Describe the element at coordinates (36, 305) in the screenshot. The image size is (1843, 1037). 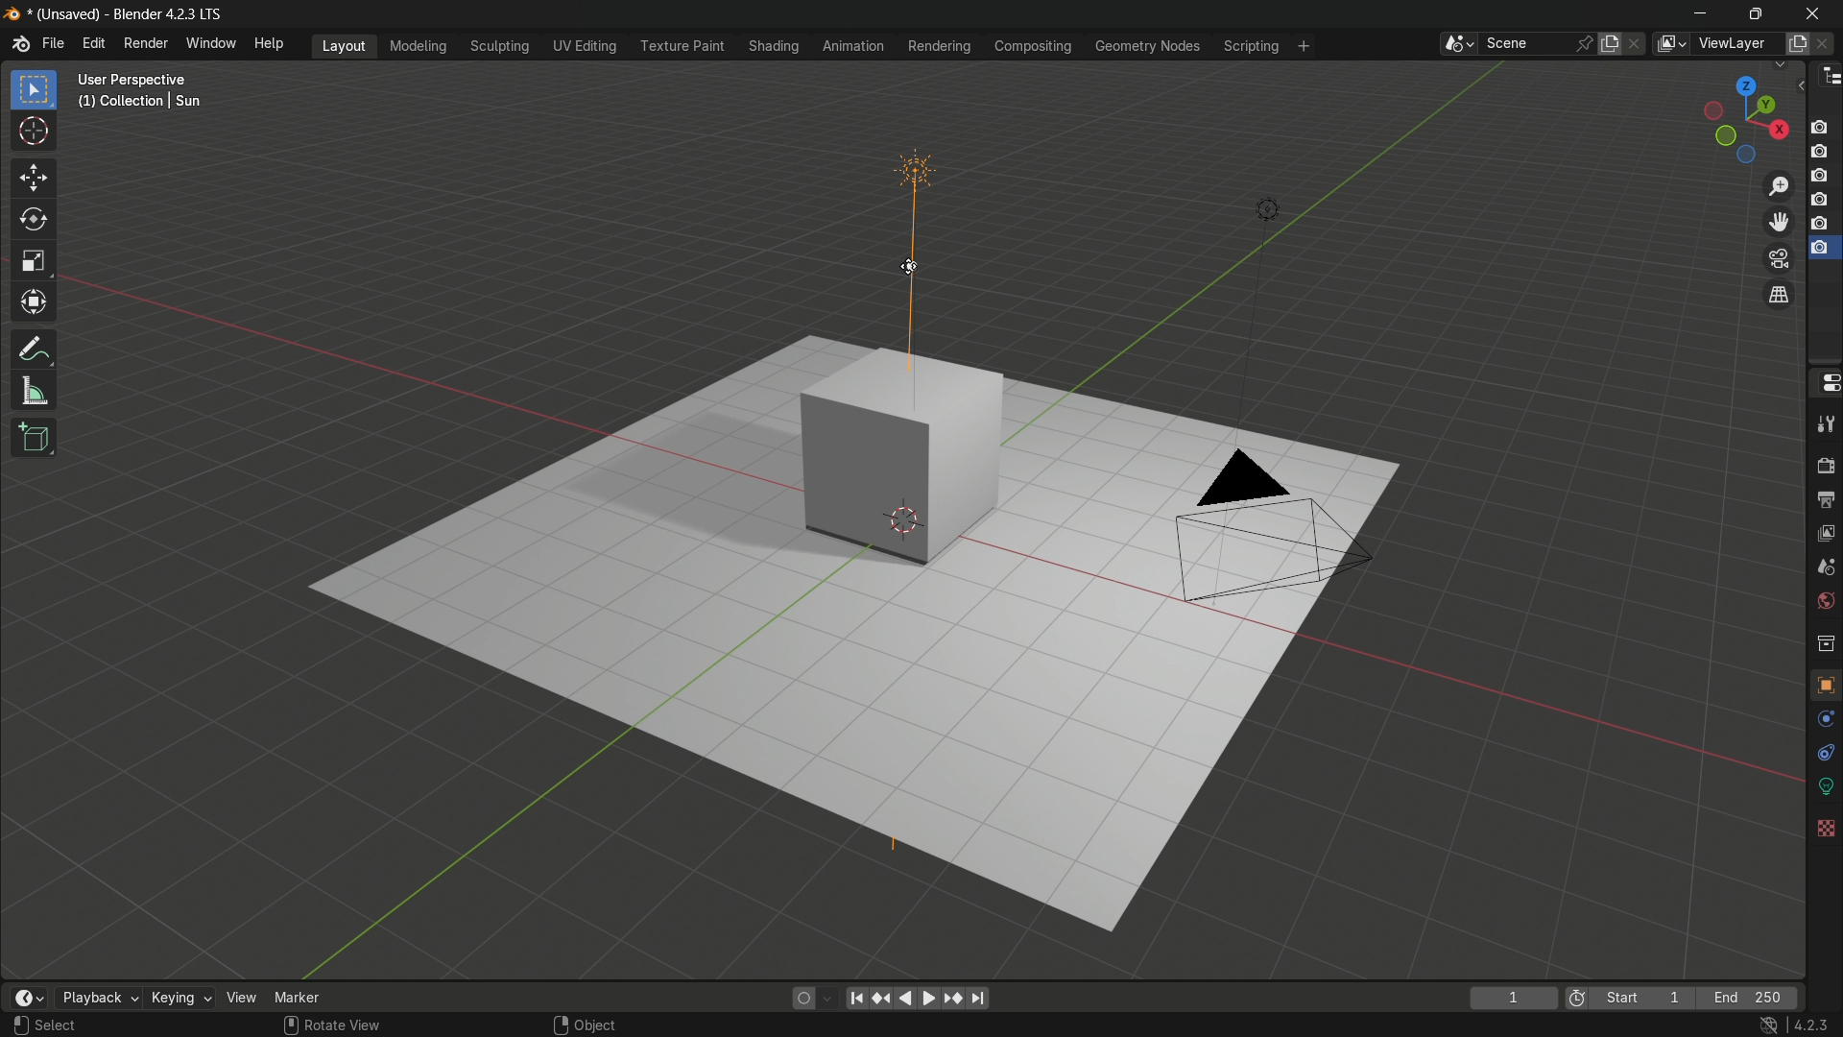
I see `transform` at that location.